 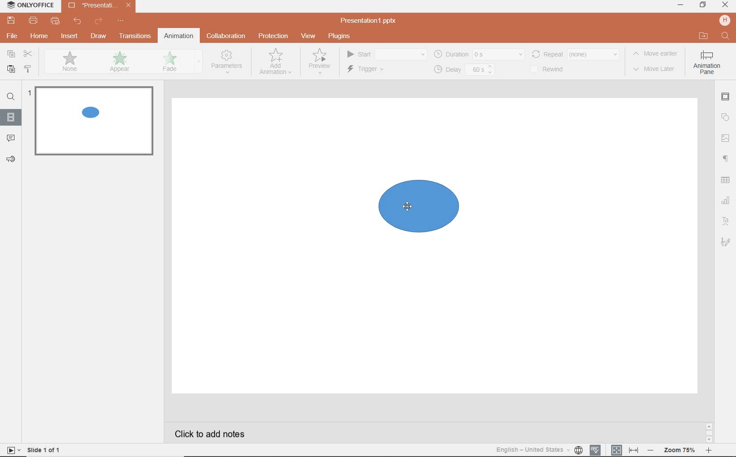 What do you see at coordinates (98, 21) in the screenshot?
I see `redo` at bounding box center [98, 21].